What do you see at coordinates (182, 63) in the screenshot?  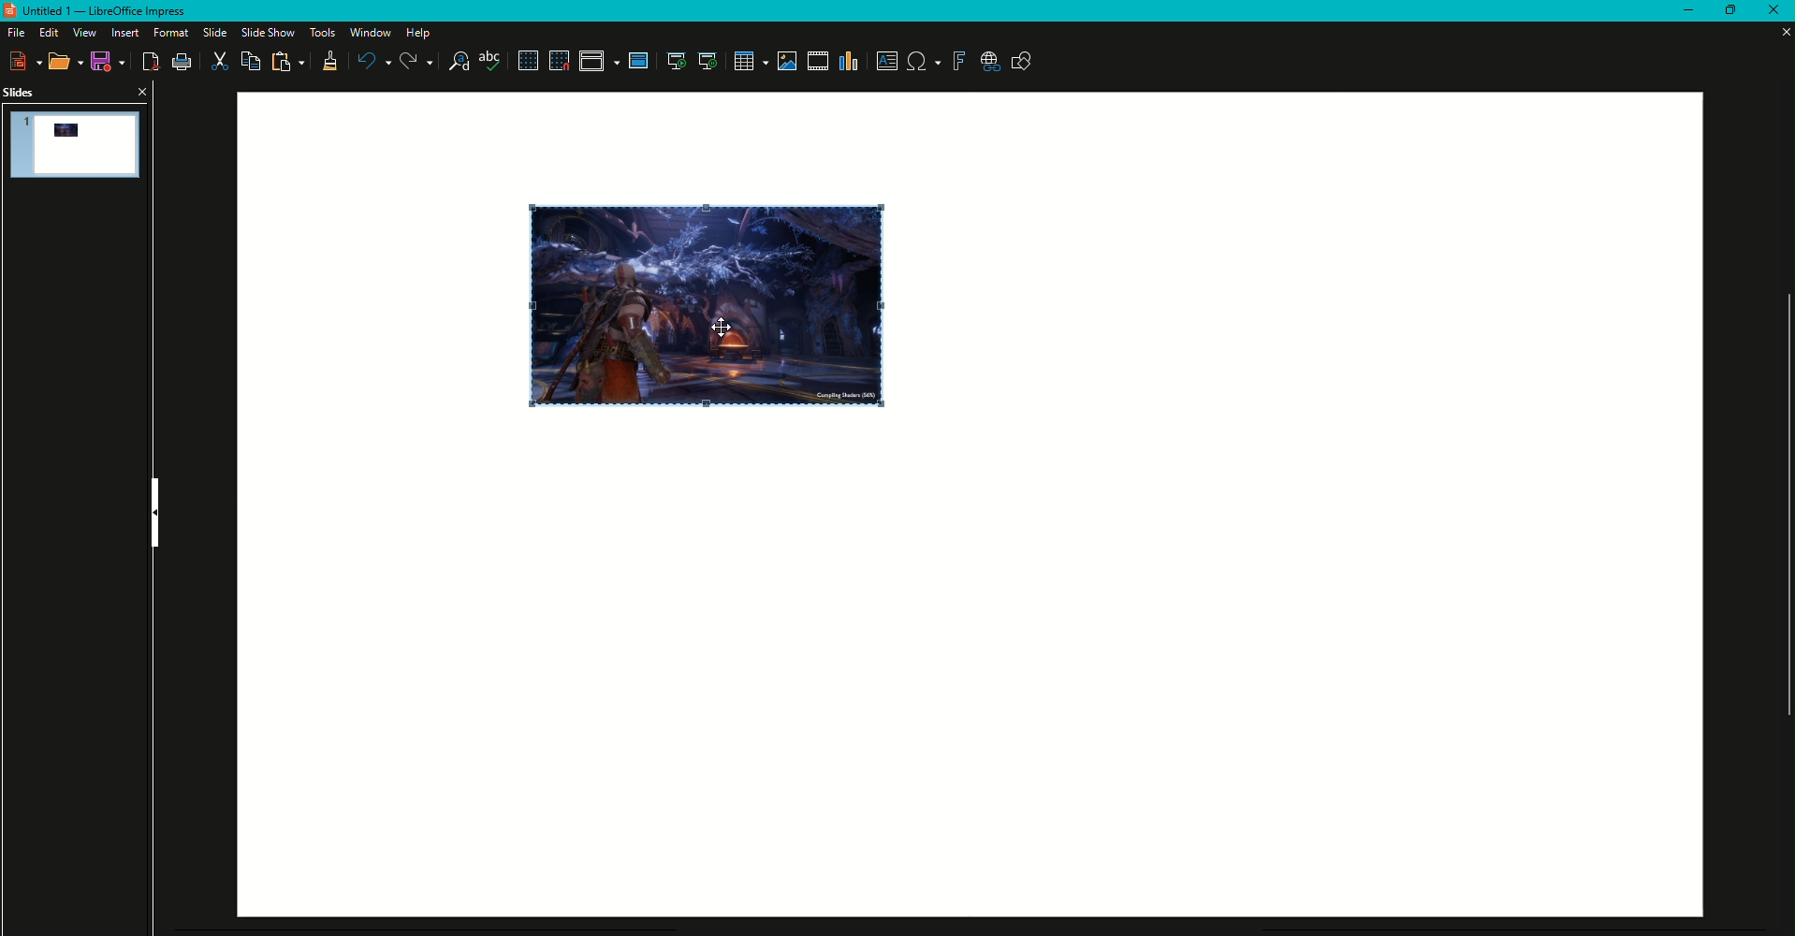 I see `Print` at bounding box center [182, 63].